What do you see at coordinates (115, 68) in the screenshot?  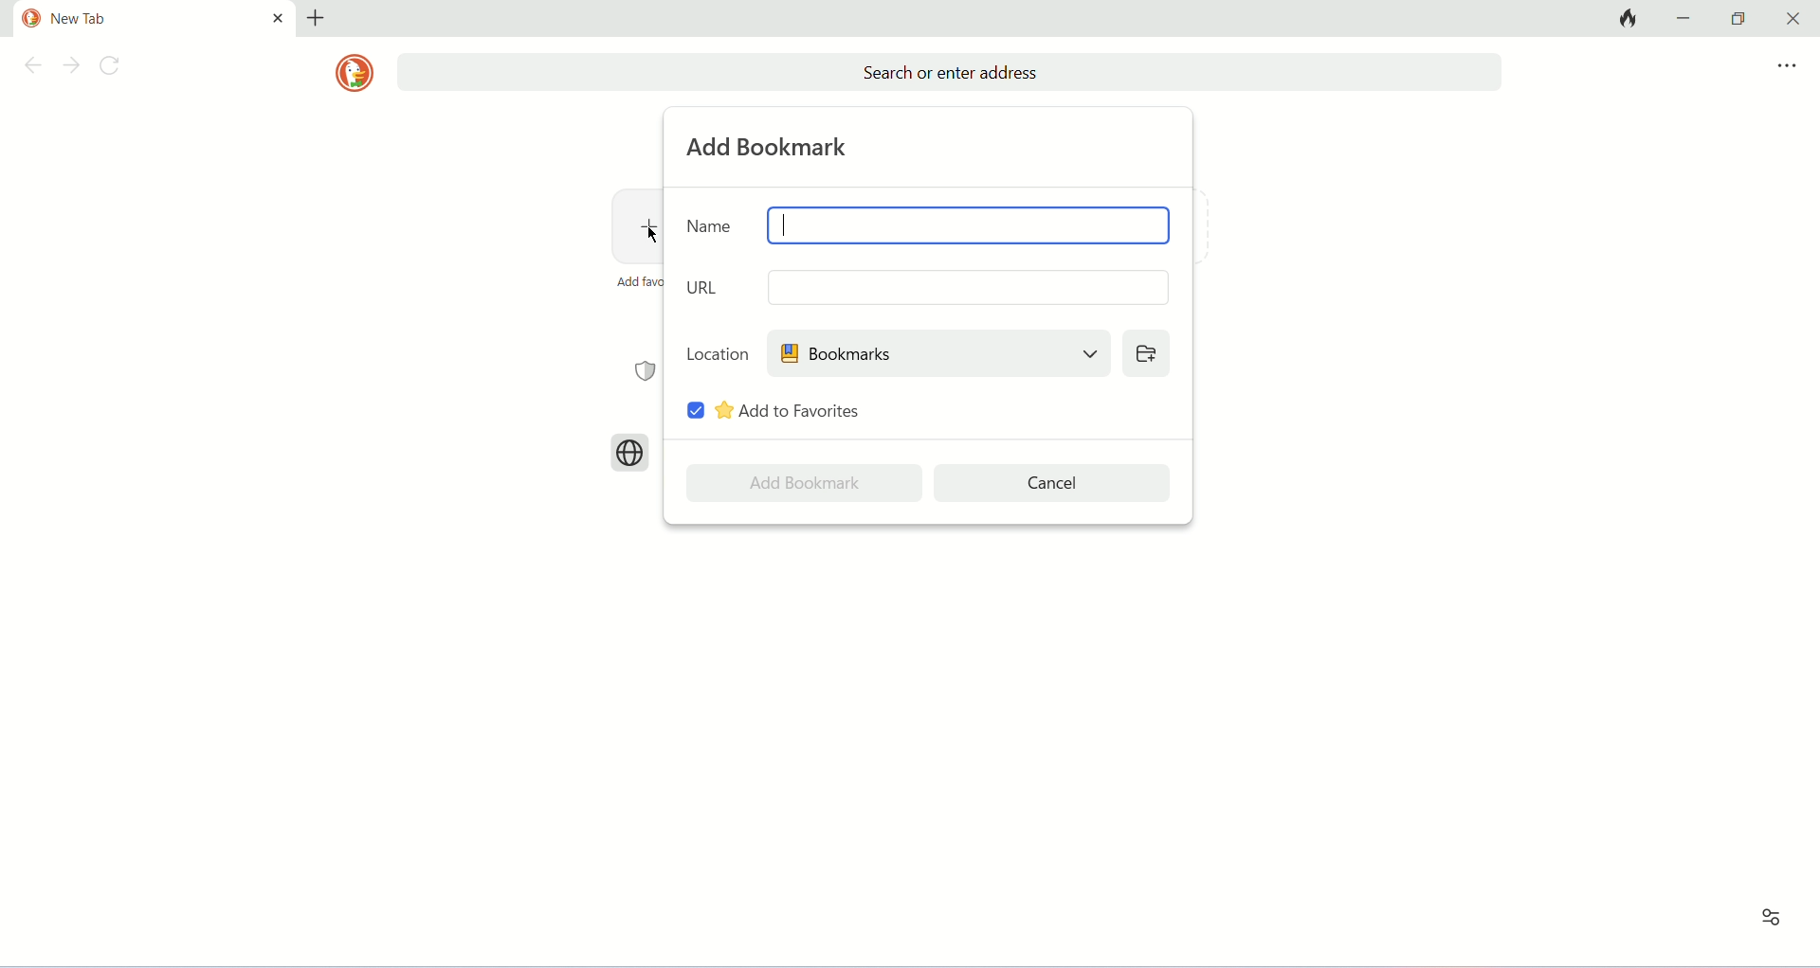 I see `refresh` at bounding box center [115, 68].